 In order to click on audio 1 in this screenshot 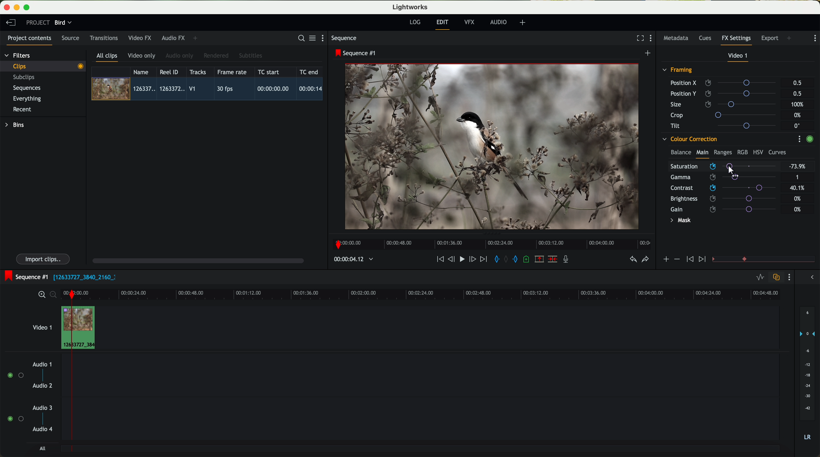, I will do `click(42, 364)`.